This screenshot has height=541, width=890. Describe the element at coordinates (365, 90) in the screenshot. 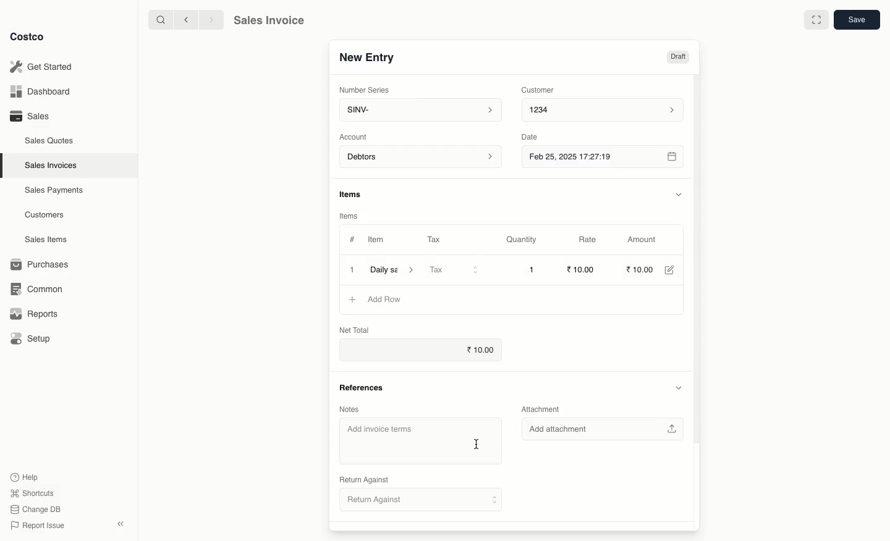

I see `Number Series` at that location.